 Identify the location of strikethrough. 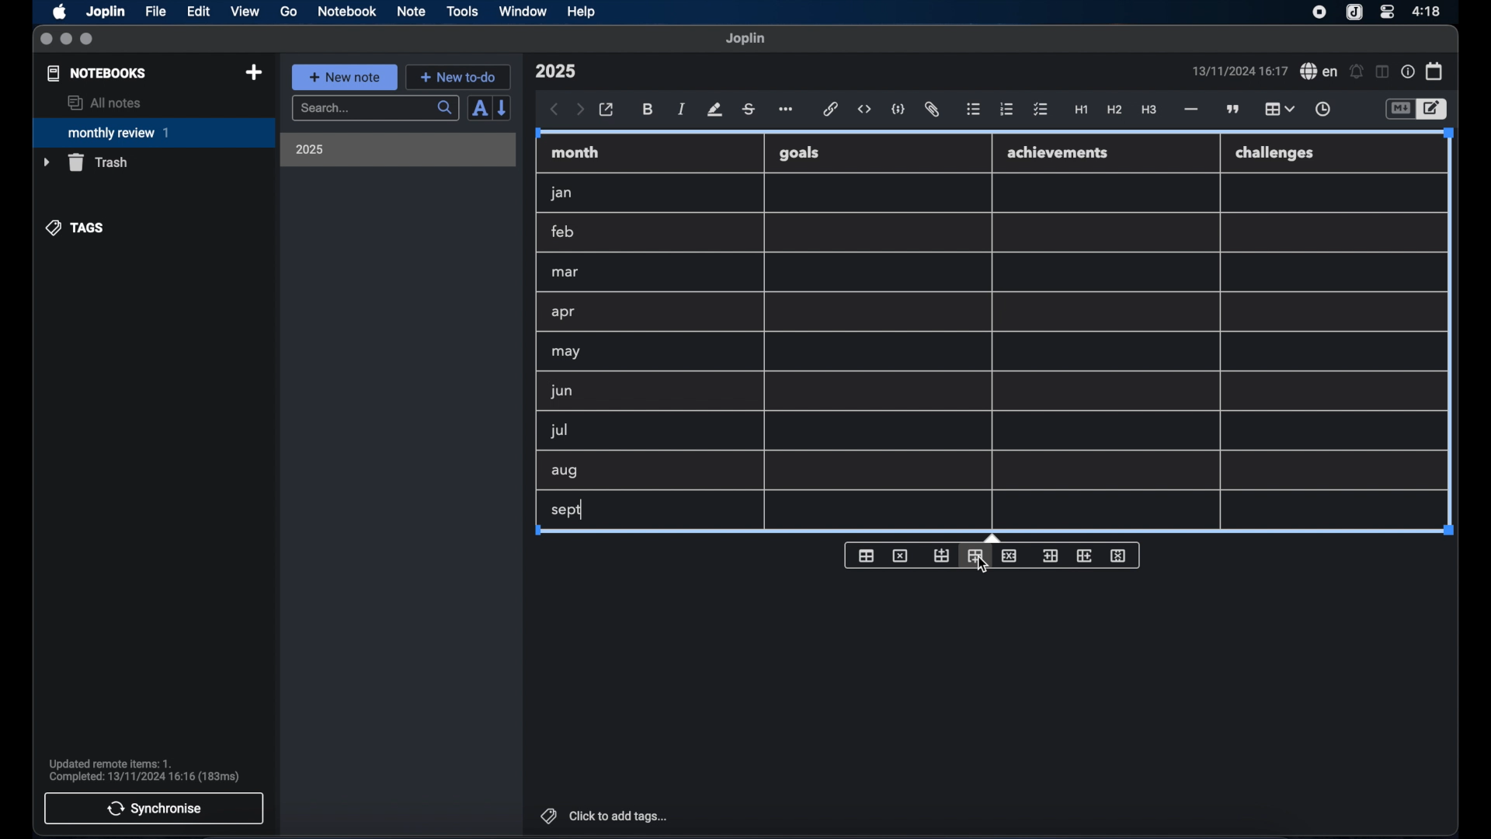
(748, 110).